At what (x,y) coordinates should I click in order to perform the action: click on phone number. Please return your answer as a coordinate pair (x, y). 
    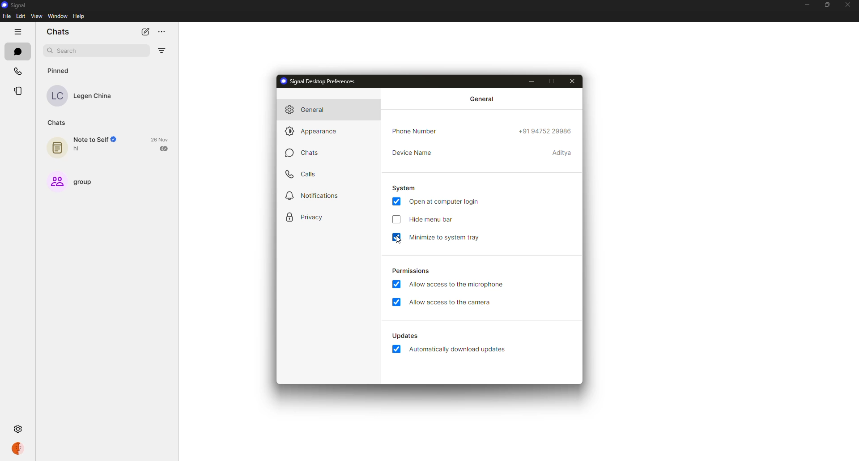
    Looking at the image, I should click on (546, 130).